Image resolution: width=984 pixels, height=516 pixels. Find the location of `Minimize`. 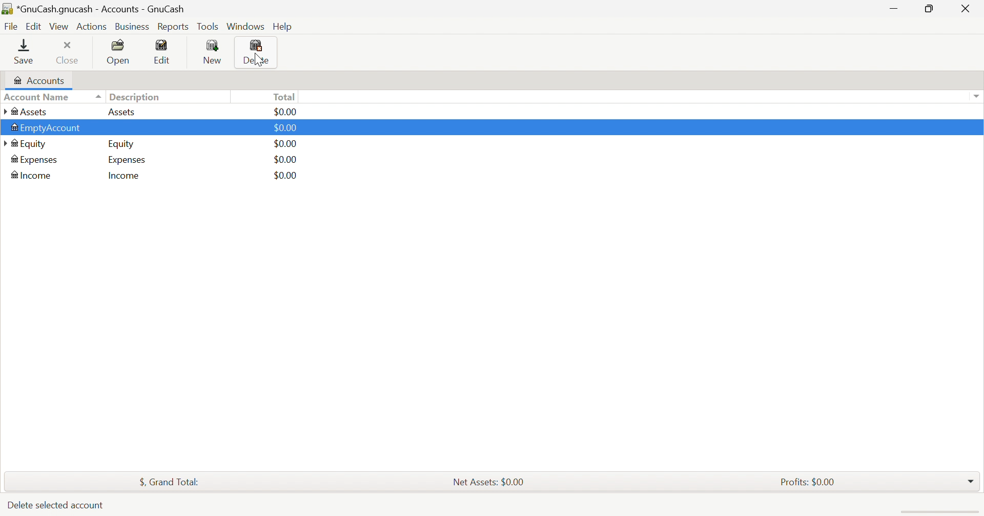

Minimize is located at coordinates (894, 11).